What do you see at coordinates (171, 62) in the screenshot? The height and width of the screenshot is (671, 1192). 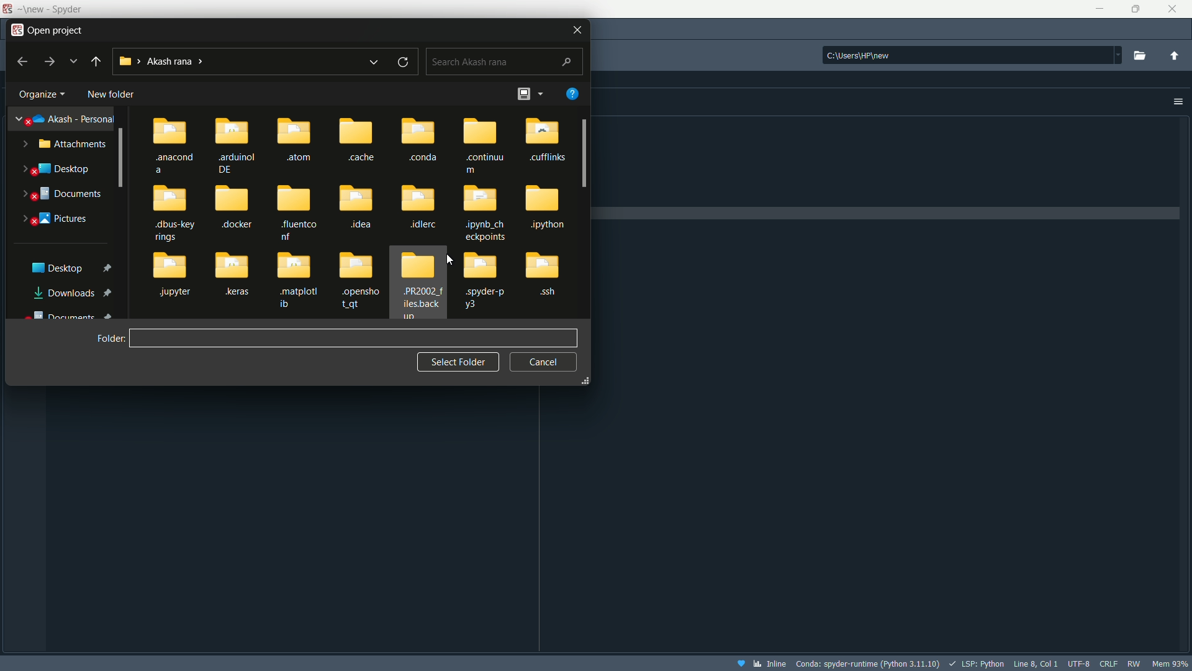 I see `current directory` at bounding box center [171, 62].